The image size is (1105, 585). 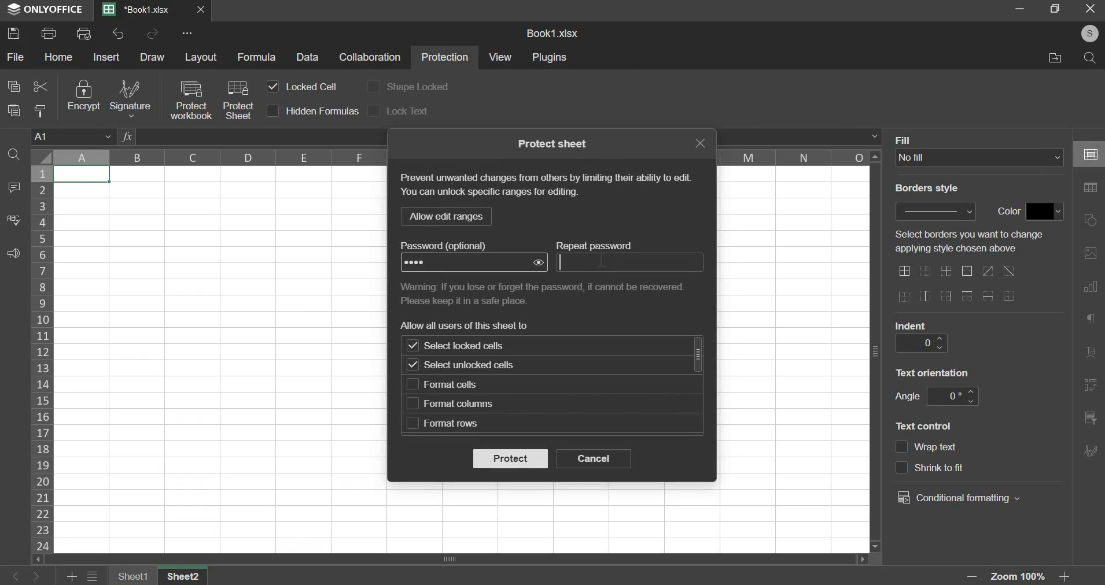 What do you see at coordinates (475, 346) in the screenshot?
I see `select locked cells` at bounding box center [475, 346].